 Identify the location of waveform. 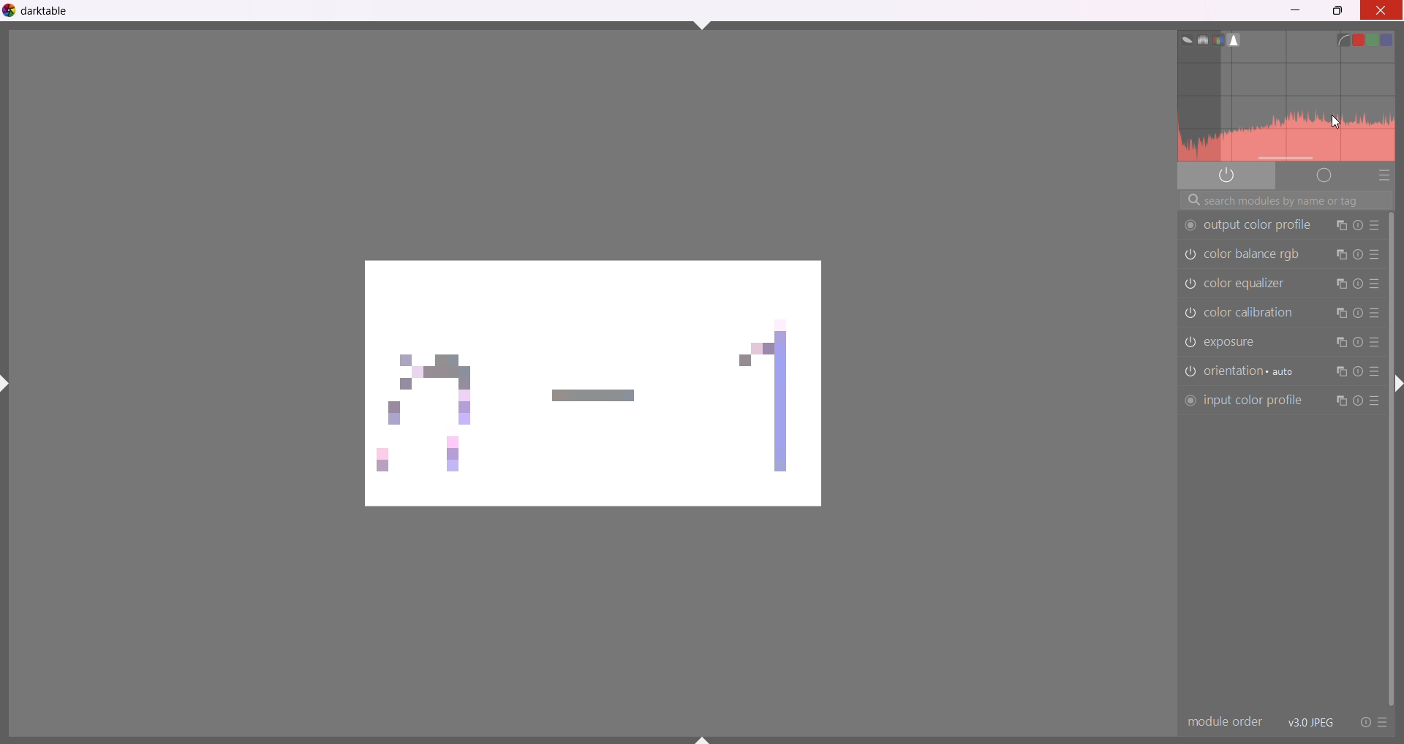
(1199, 39).